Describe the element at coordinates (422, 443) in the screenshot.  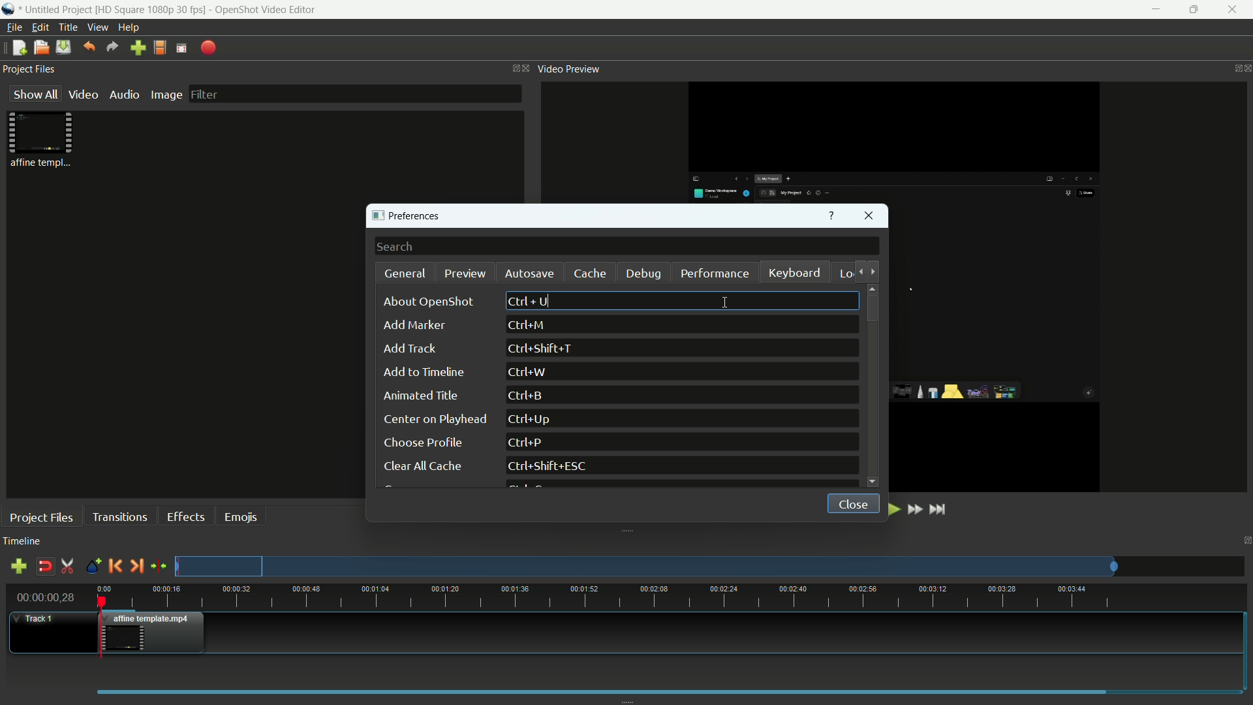
I see `choose profile` at that location.